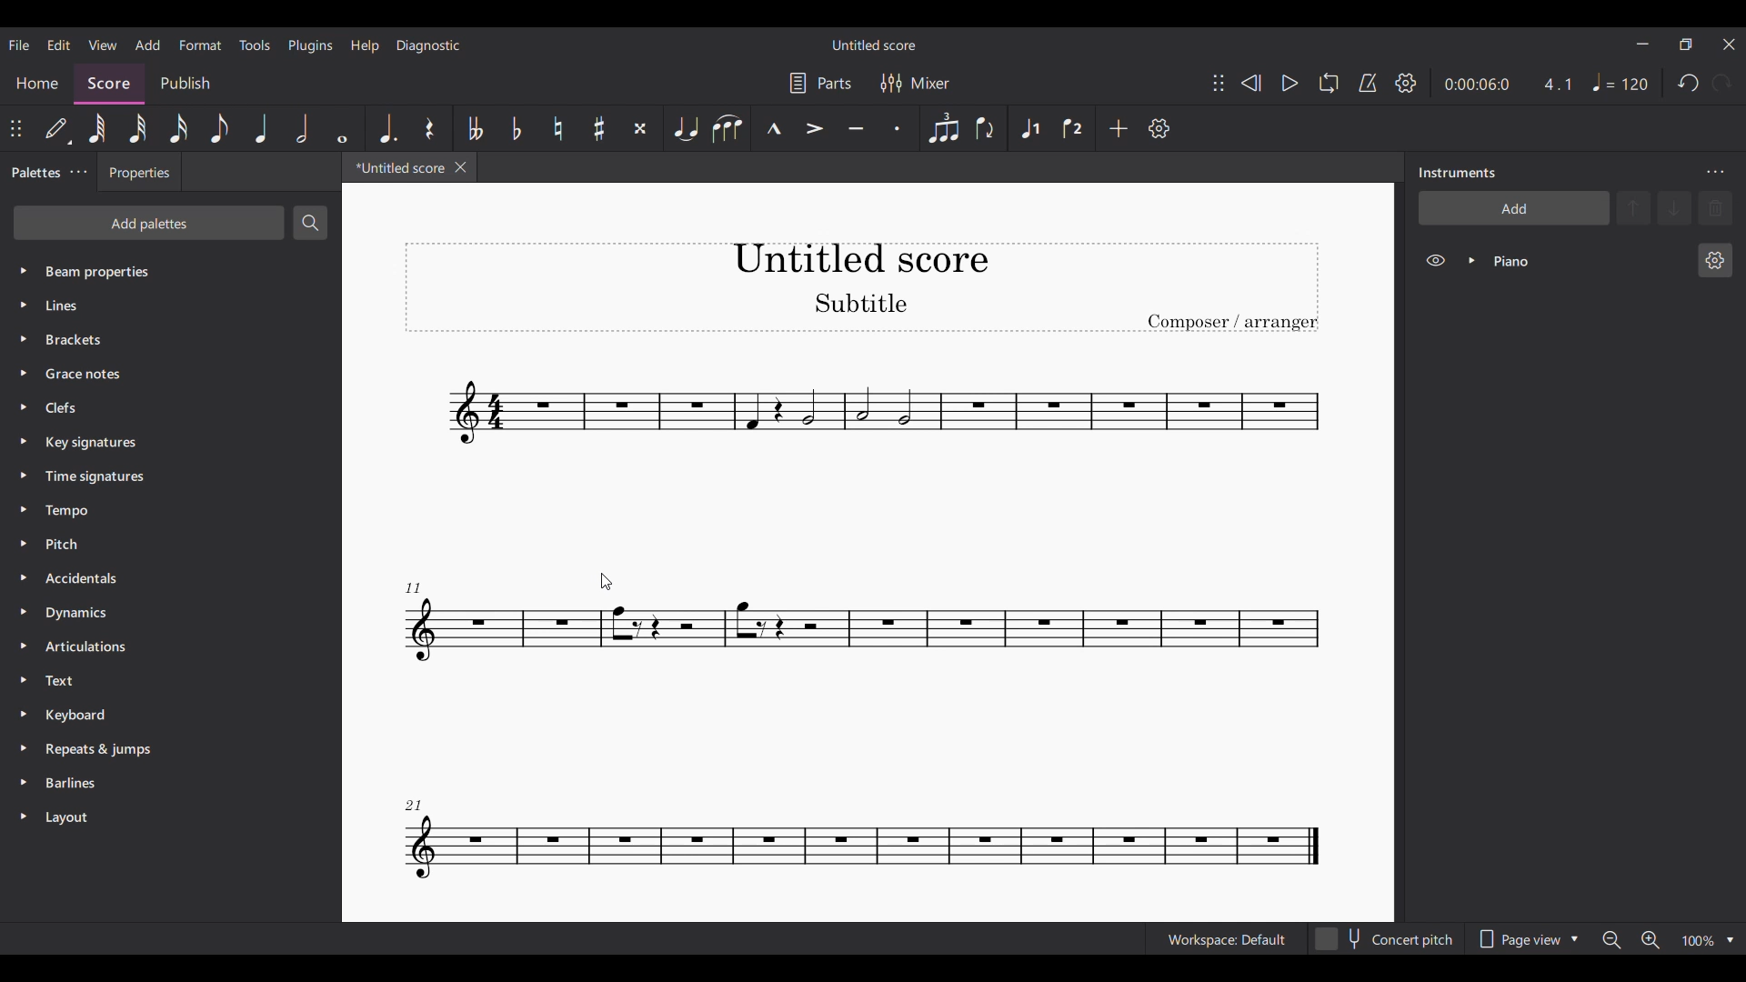 This screenshot has width=1746, height=982. I want to click on Delete, so click(1715, 208).